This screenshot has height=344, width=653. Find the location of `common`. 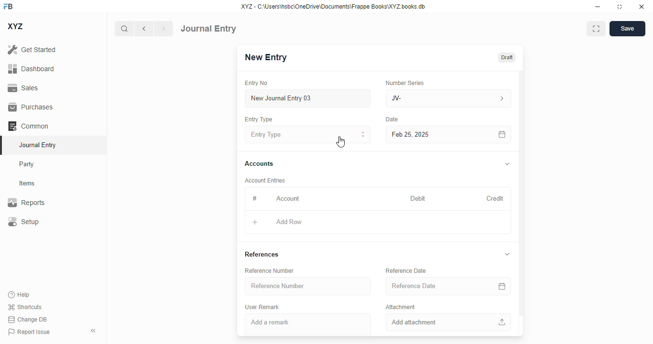

common is located at coordinates (28, 126).